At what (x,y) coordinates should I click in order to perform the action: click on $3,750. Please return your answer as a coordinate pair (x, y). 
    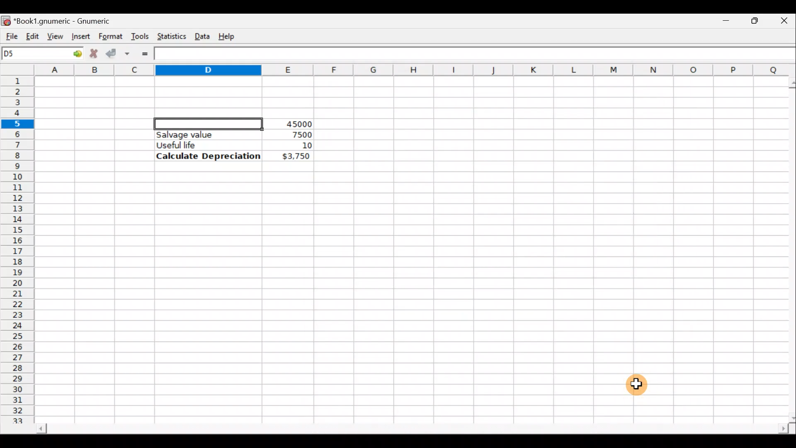
    Looking at the image, I should click on (295, 157).